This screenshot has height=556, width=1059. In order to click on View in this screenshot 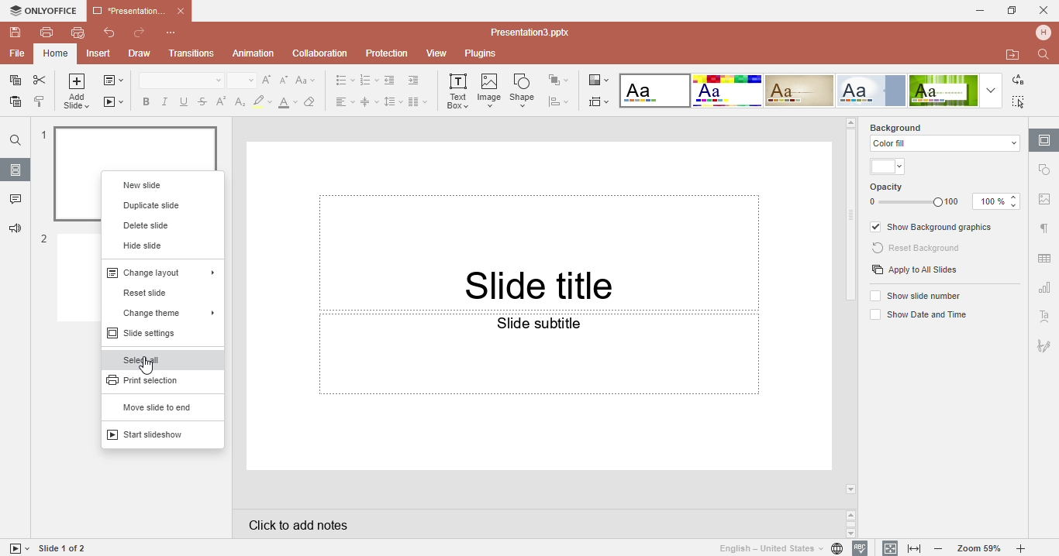, I will do `click(439, 54)`.